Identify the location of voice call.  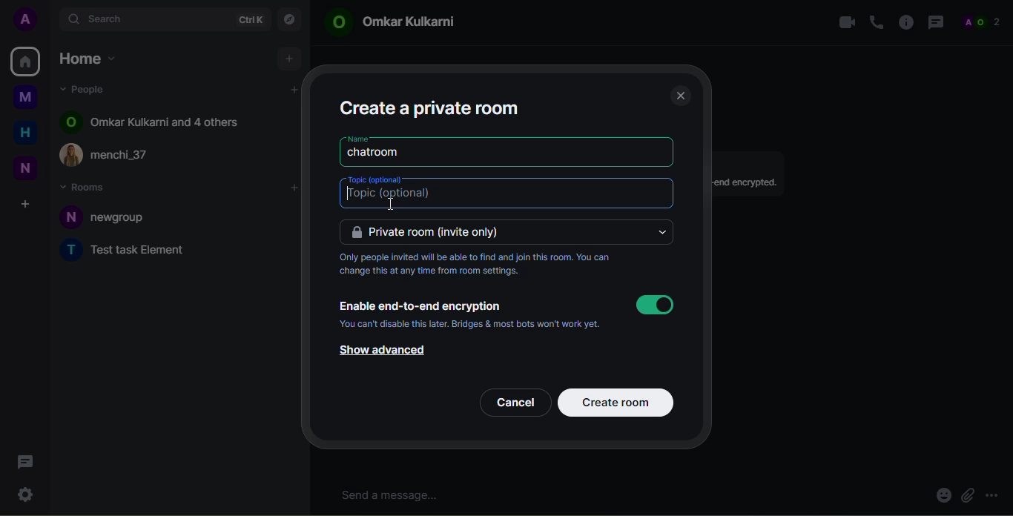
(876, 22).